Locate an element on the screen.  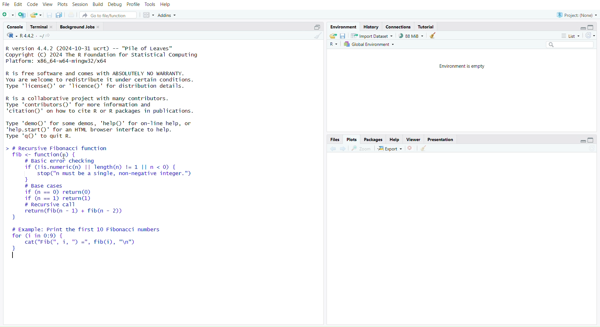
forward is located at coordinates (345, 149).